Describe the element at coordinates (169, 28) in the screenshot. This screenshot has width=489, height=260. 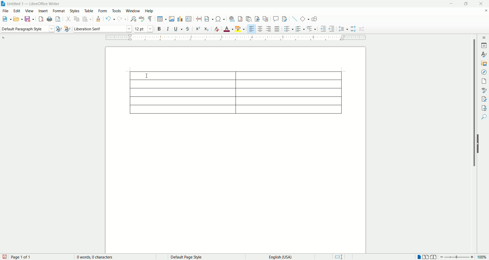
I see `italic` at that location.